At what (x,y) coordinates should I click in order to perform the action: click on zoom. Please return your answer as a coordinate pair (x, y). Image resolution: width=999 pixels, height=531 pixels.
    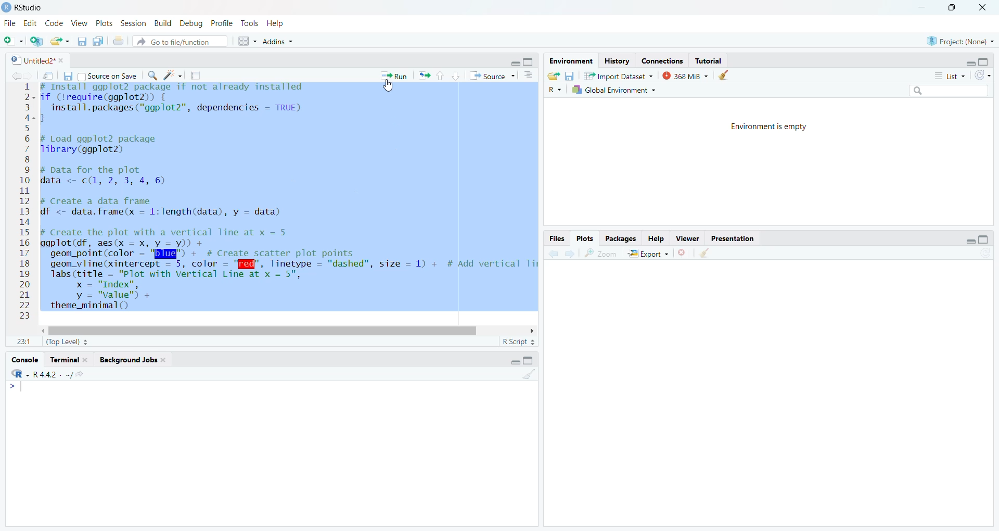
    Looking at the image, I should click on (600, 254).